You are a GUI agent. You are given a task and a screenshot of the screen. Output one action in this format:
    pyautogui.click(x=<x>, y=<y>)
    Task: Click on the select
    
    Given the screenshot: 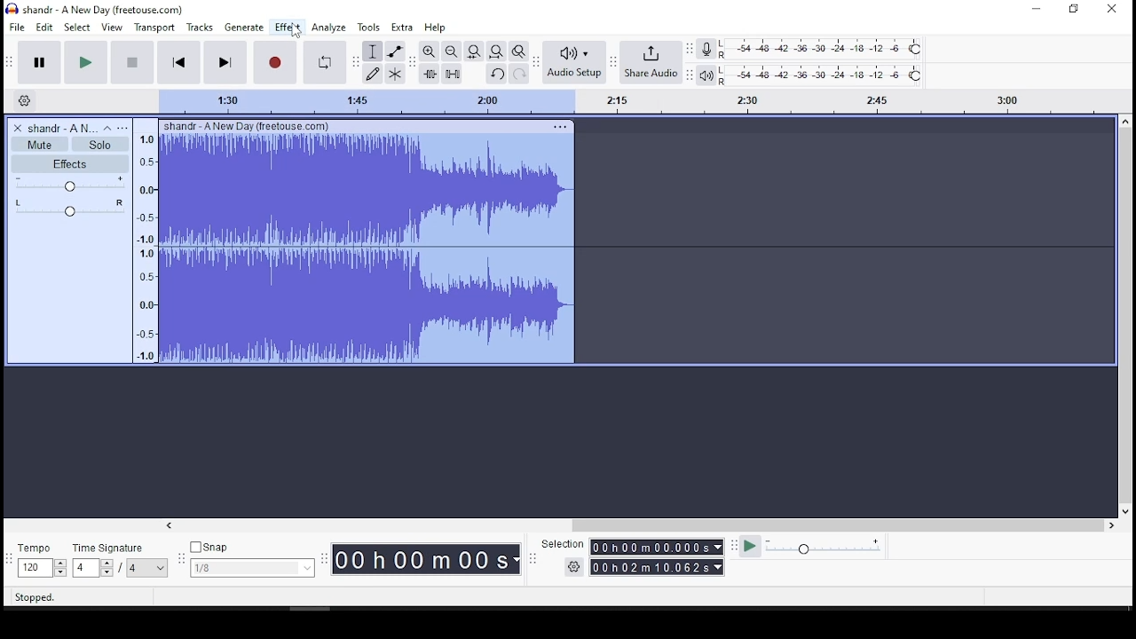 What is the action you would take?
    pyautogui.click(x=78, y=28)
    